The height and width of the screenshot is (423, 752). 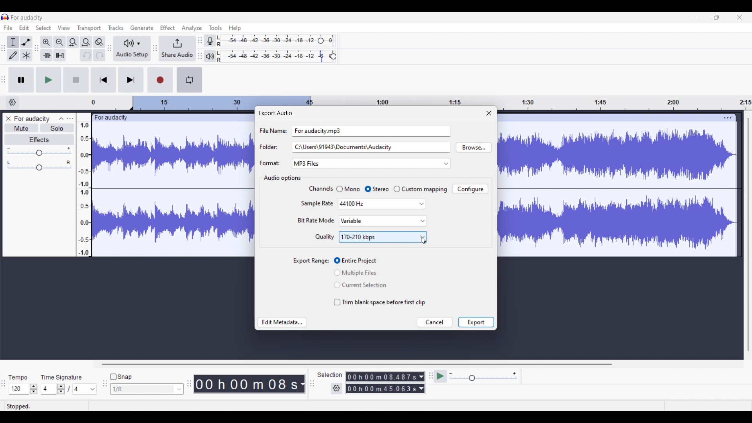 I want to click on Tempo settings, so click(x=18, y=378).